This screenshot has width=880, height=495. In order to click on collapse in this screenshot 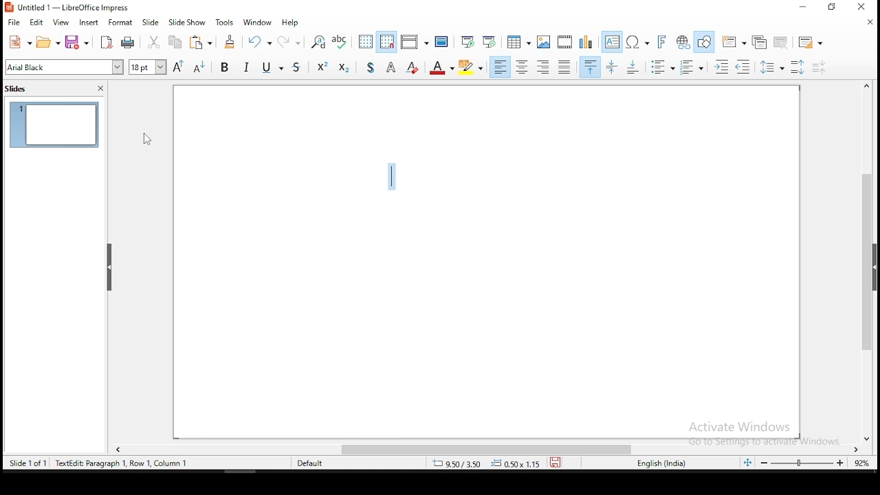, I will do `click(110, 267)`.